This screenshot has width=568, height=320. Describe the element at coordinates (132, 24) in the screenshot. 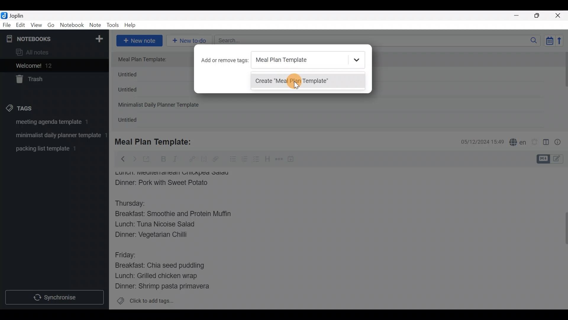

I see `Help` at that location.